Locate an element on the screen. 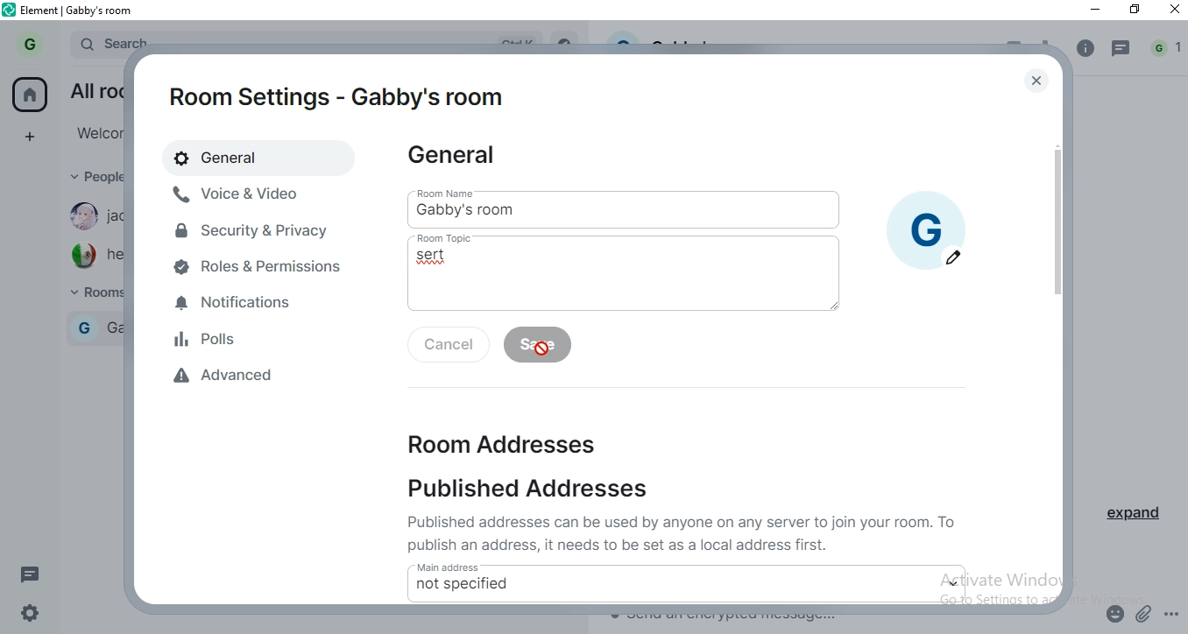 The image size is (1188, 634). edit is located at coordinates (954, 257).